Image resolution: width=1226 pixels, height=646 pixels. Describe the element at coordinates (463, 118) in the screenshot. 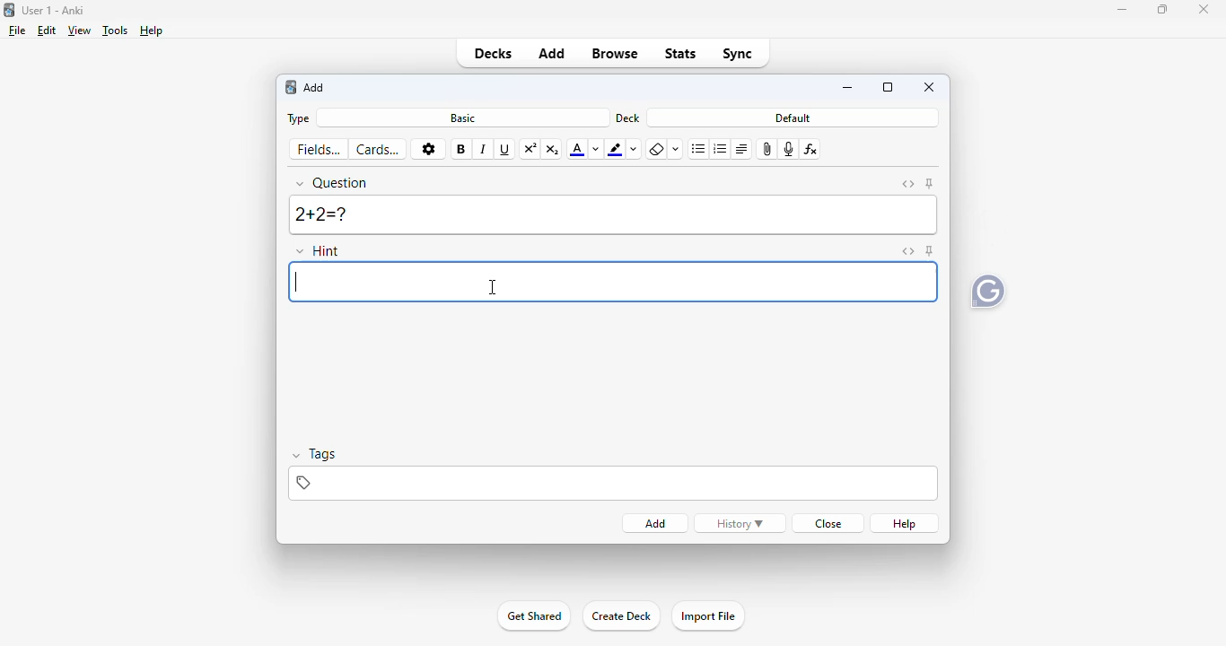

I see `basic` at that location.